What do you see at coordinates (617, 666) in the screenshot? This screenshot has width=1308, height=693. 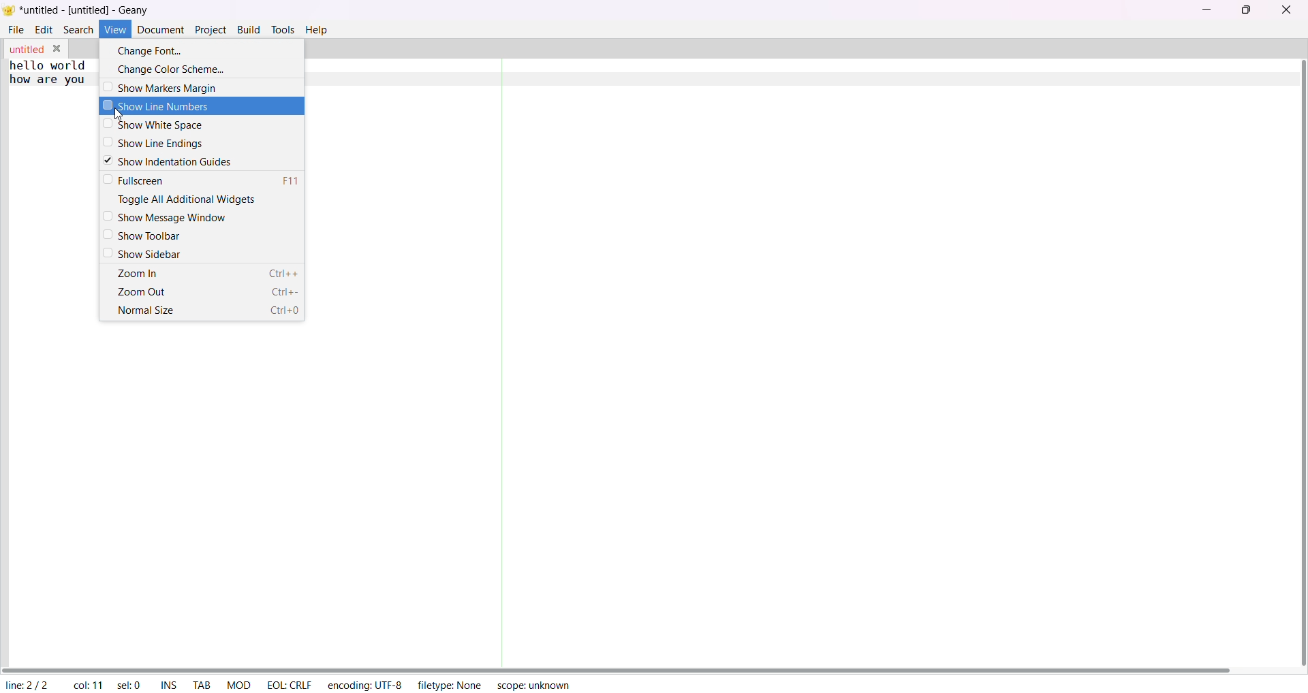 I see `horizontal scroll bar` at bounding box center [617, 666].